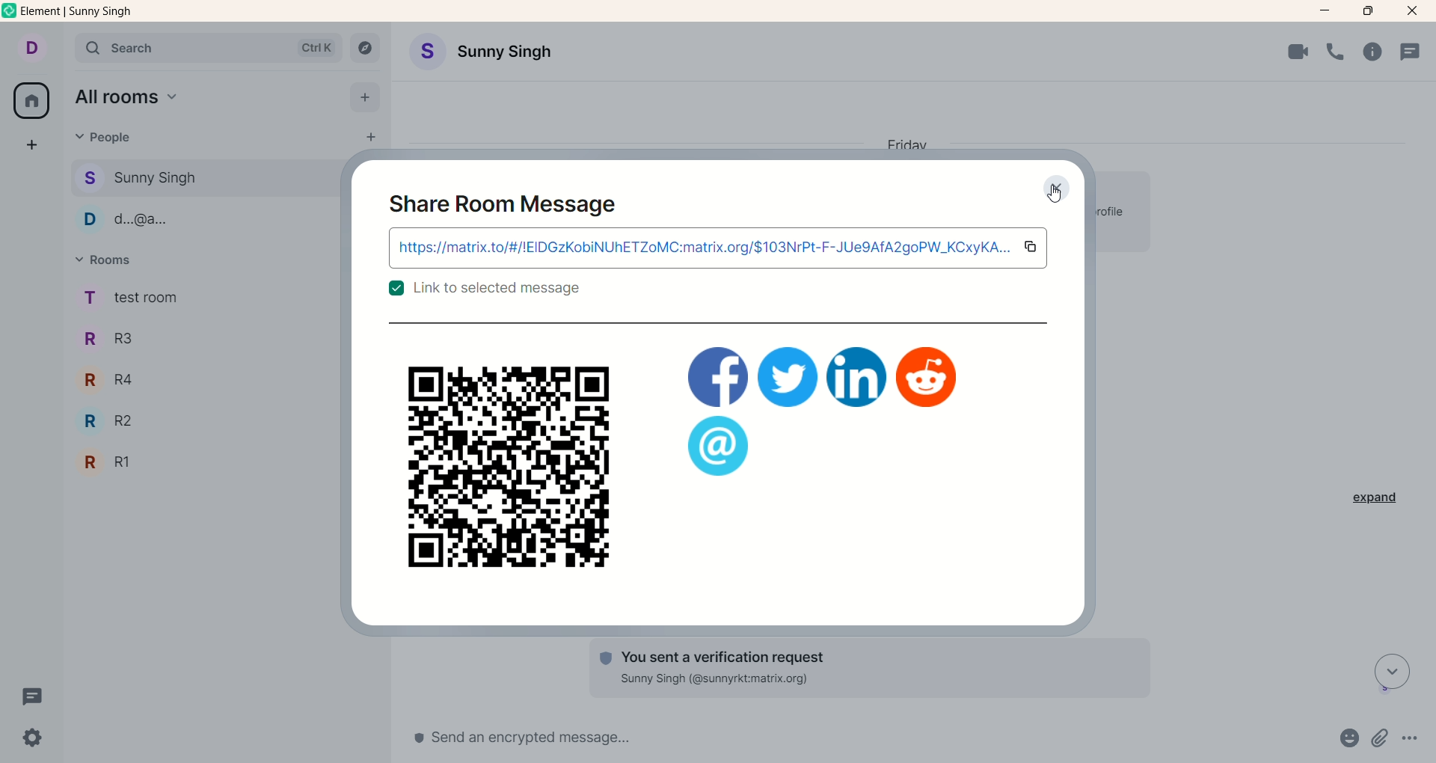 This screenshot has height=763, width=1436. What do you see at coordinates (112, 384) in the screenshot?
I see `R4` at bounding box center [112, 384].